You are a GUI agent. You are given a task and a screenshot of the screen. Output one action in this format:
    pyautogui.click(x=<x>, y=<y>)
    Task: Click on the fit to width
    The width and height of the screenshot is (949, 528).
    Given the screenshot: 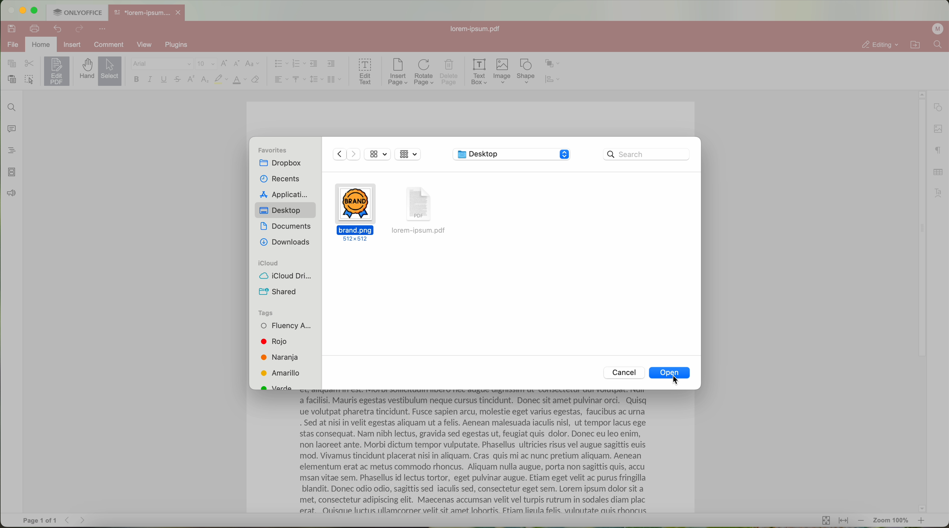 What is the action you would take?
    pyautogui.click(x=843, y=521)
    